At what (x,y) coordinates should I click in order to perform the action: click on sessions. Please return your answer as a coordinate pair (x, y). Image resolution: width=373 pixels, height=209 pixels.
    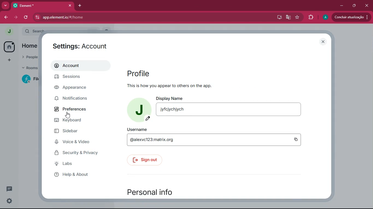
    Looking at the image, I should click on (77, 77).